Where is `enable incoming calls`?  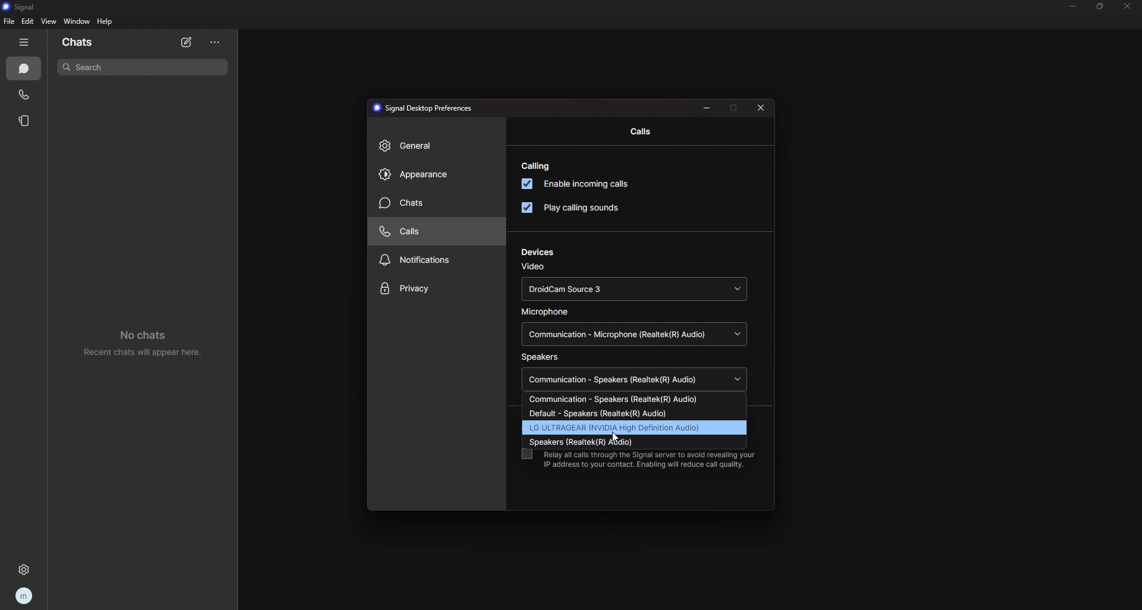
enable incoming calls is located at coordinates (575, 184).